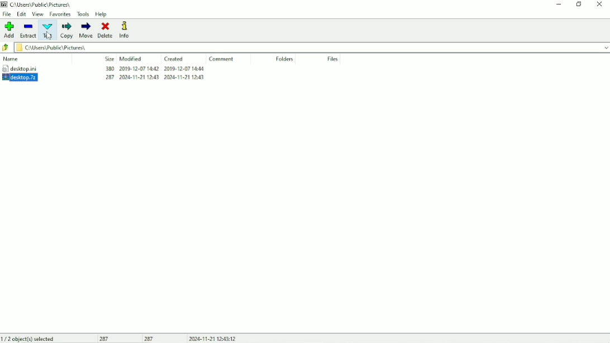 This screenshot has width=610, height=343. I want to click on c\Users\Public\Pictures\, so click(312, 48).